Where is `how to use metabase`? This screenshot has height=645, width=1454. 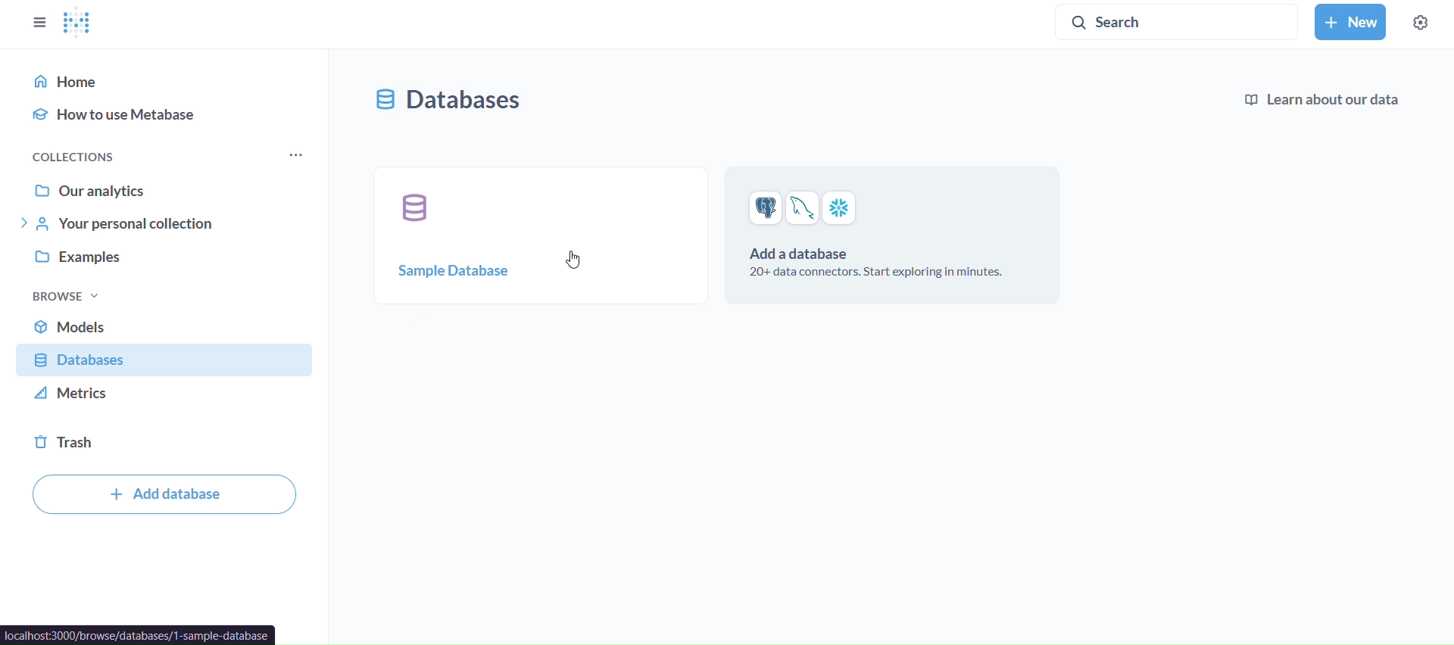
how to use metabase is located at coordinates (166, 114).